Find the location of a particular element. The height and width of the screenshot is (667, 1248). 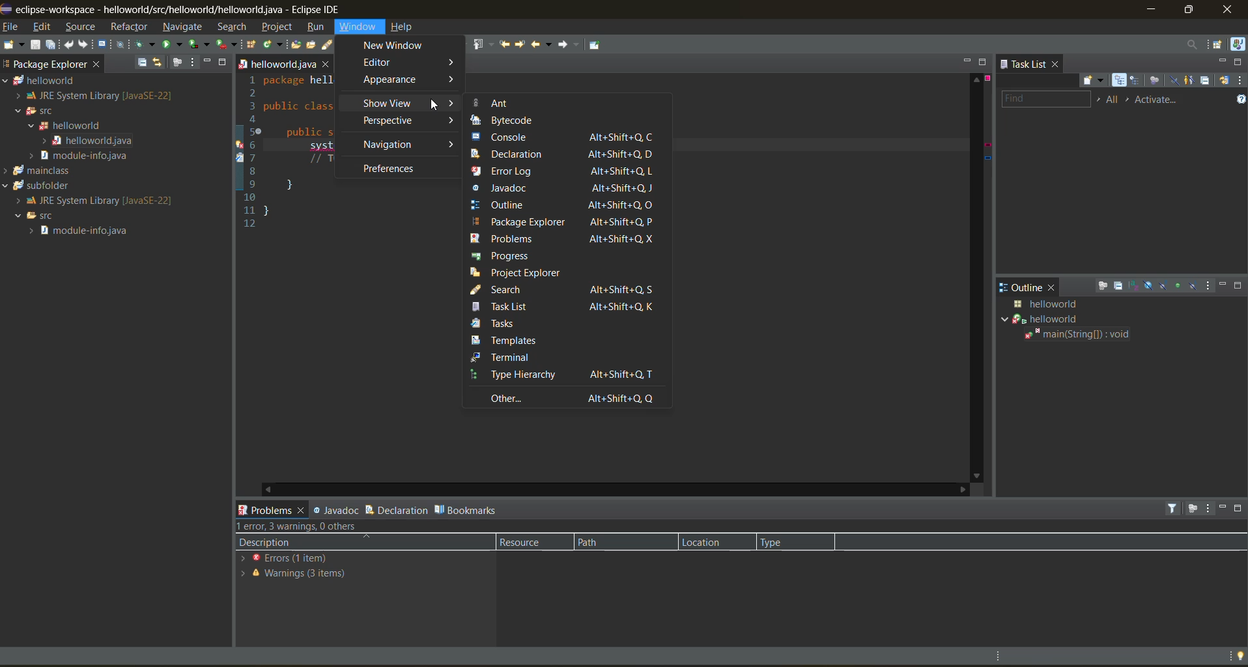

select working set is located at coordinates (1099, 100).